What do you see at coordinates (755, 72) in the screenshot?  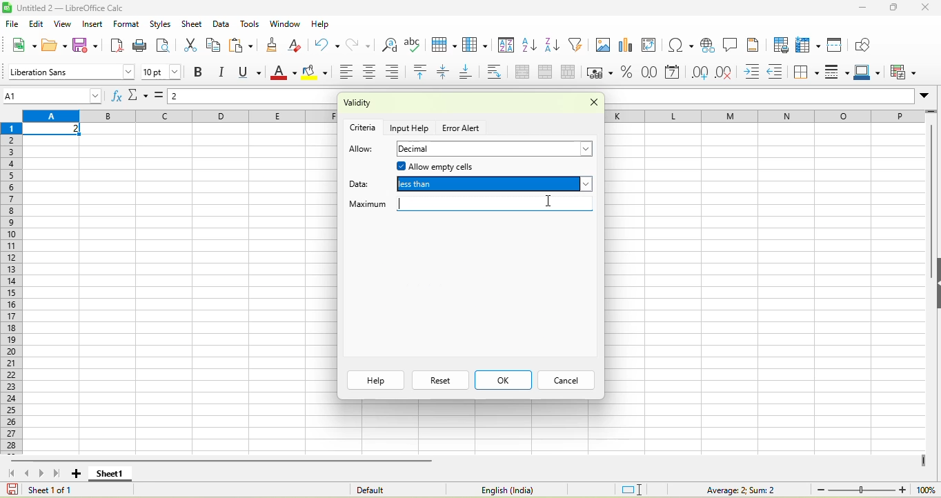 I see `increase indent` at bounding box center [755, 72].